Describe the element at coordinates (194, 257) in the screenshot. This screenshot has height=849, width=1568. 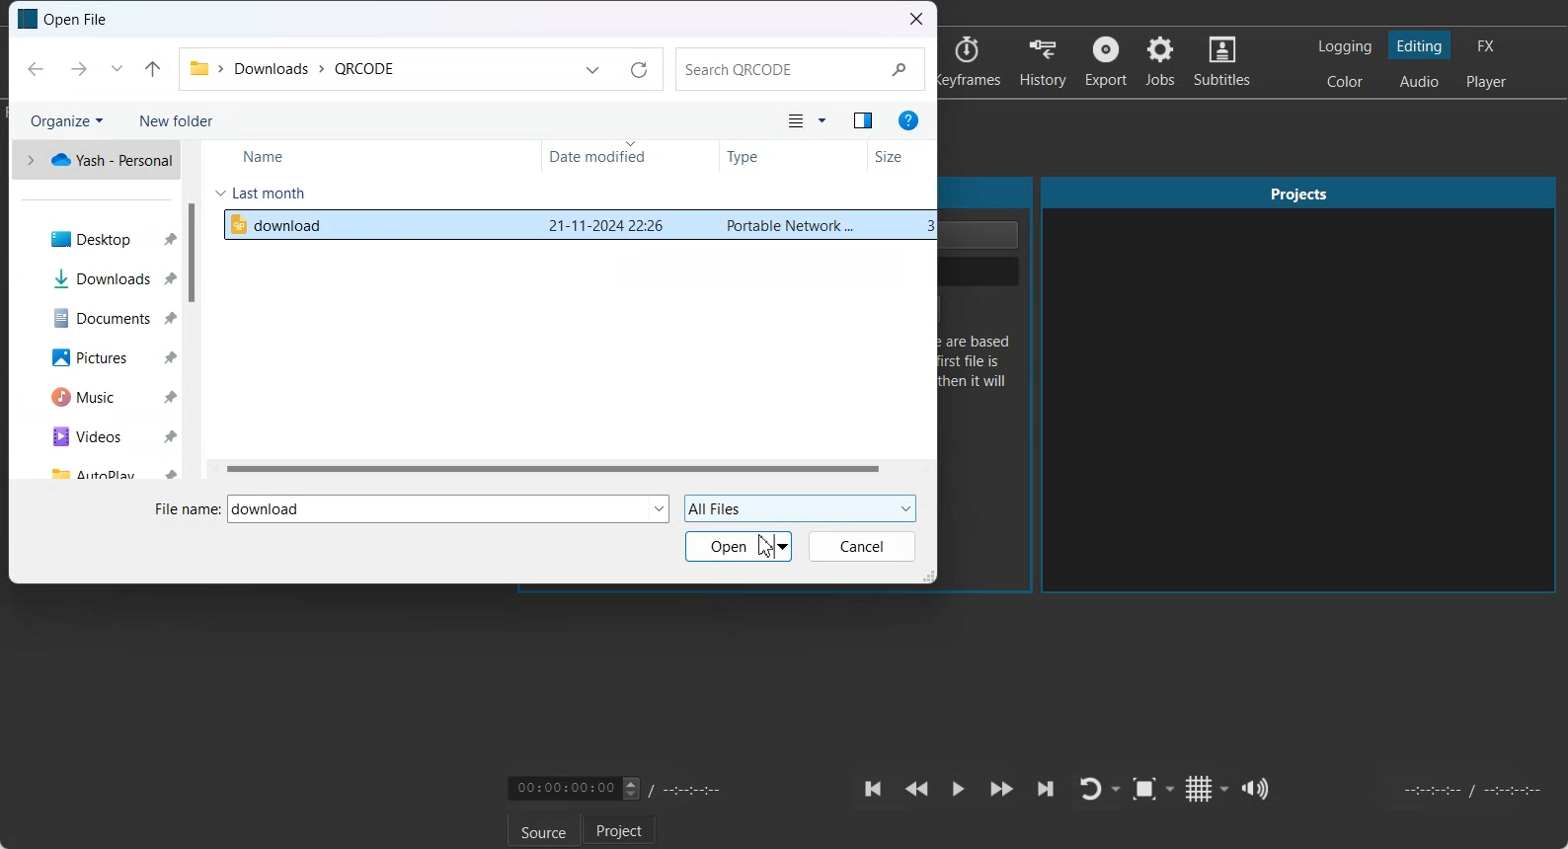
I see `Vertical Scroll bar` at that location.